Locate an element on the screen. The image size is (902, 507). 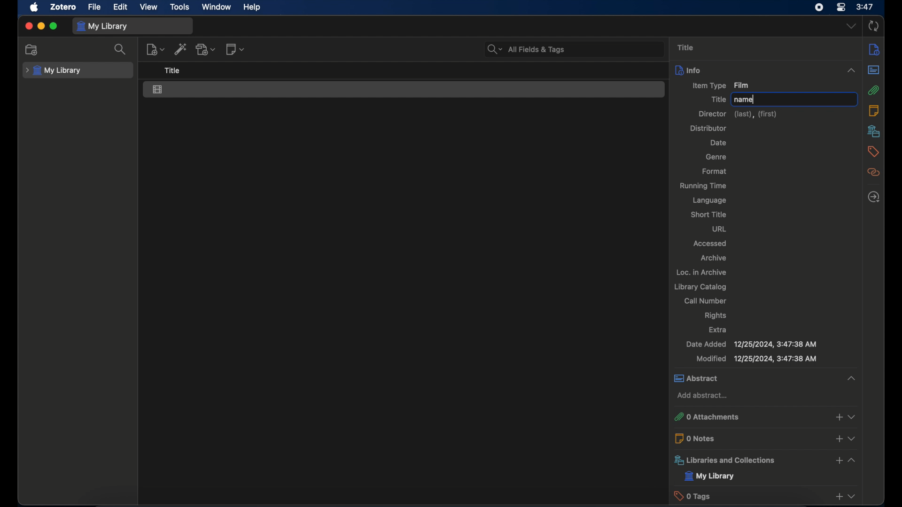
0 attachments is located at coordinates (746, 416).